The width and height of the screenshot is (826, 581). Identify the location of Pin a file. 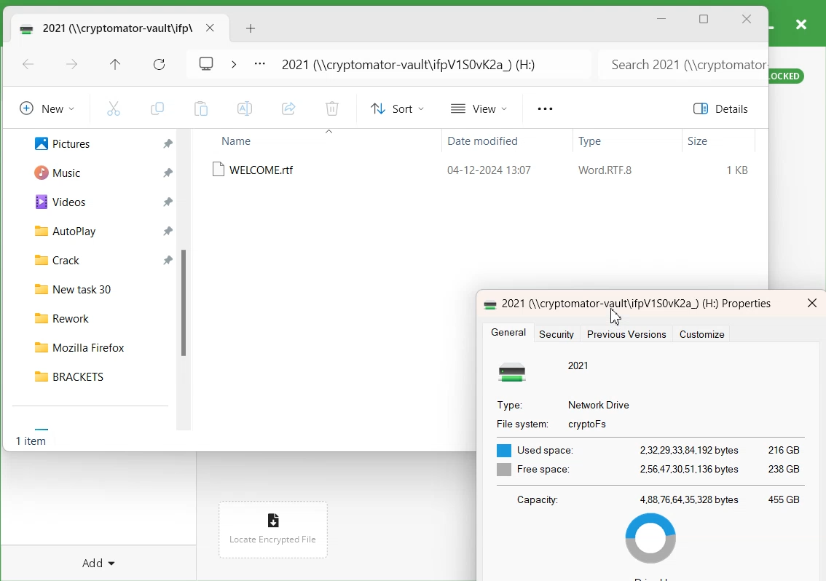
(168, 144).